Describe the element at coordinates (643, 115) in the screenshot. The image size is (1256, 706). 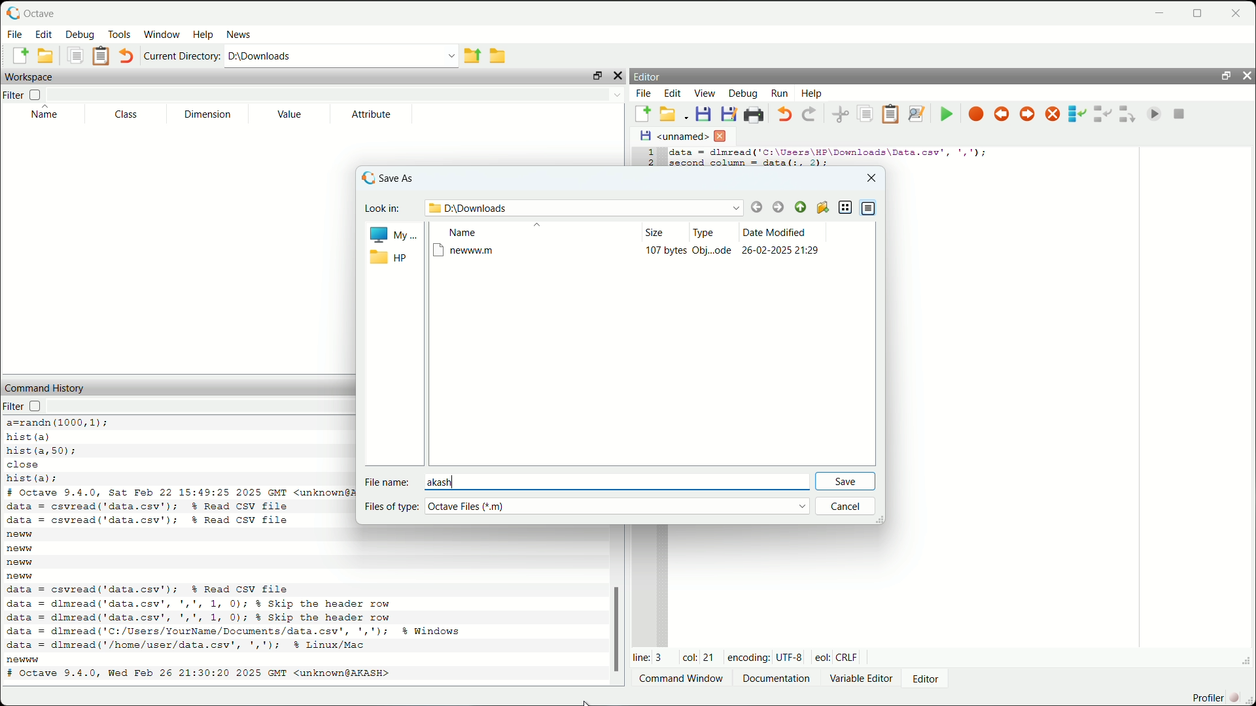
I see `new script` at that location.